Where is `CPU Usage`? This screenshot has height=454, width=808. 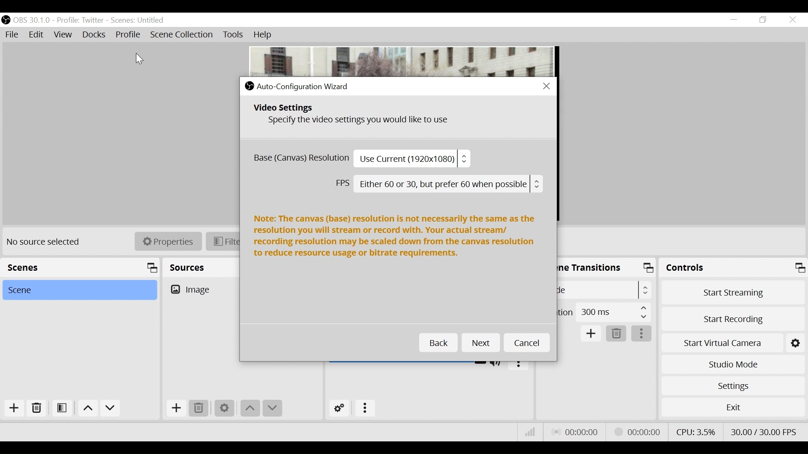
CPU Usage is located at coordinates (696, 431).